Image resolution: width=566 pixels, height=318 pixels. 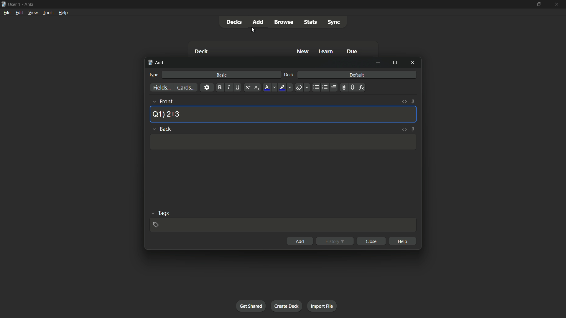 I want to click on alignment, so click(x=333, y=88).